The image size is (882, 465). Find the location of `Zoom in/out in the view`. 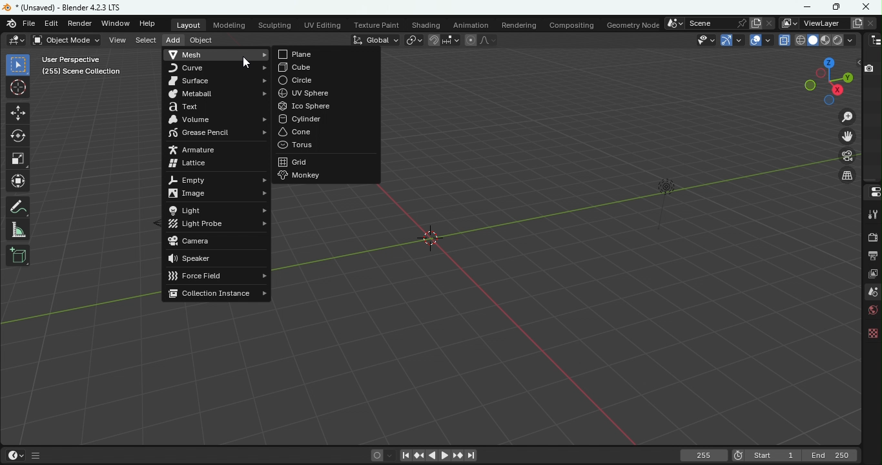

Zoom in/out in the view is located at coordinates (848, 116).